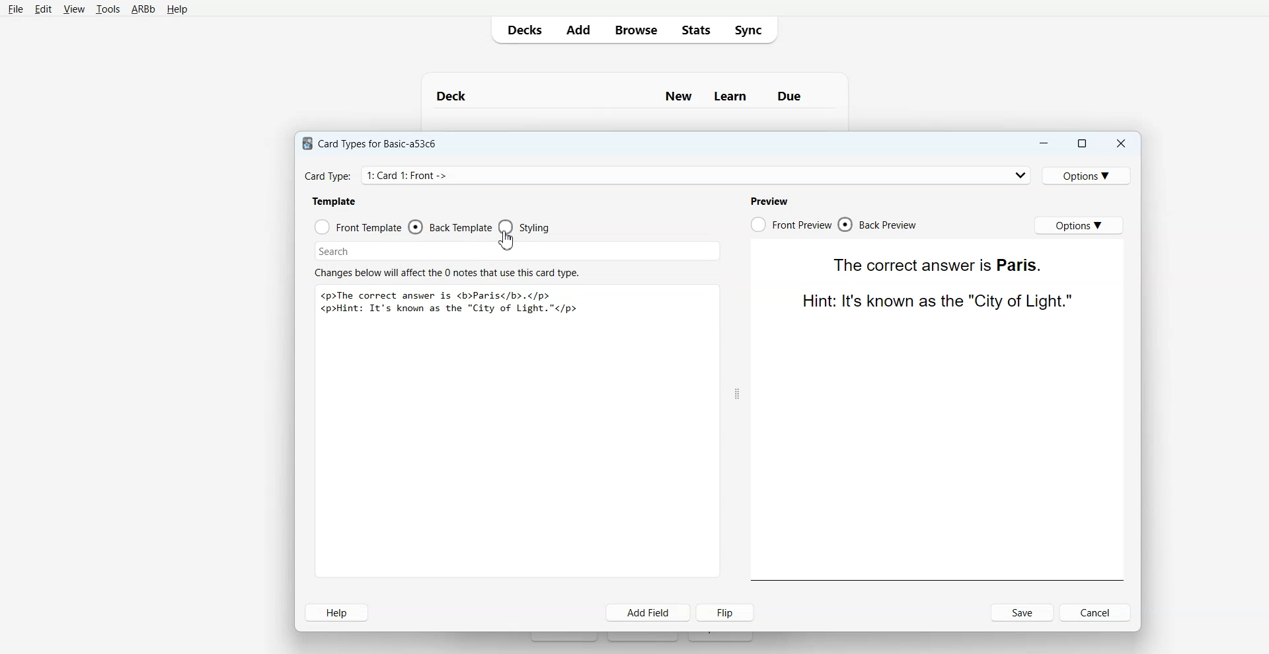 Image resolution: width=1269 pixels, height=654 pixels. Describe the element at coordinates (44, 9) in the screenshot. I see `Edit` at that location.